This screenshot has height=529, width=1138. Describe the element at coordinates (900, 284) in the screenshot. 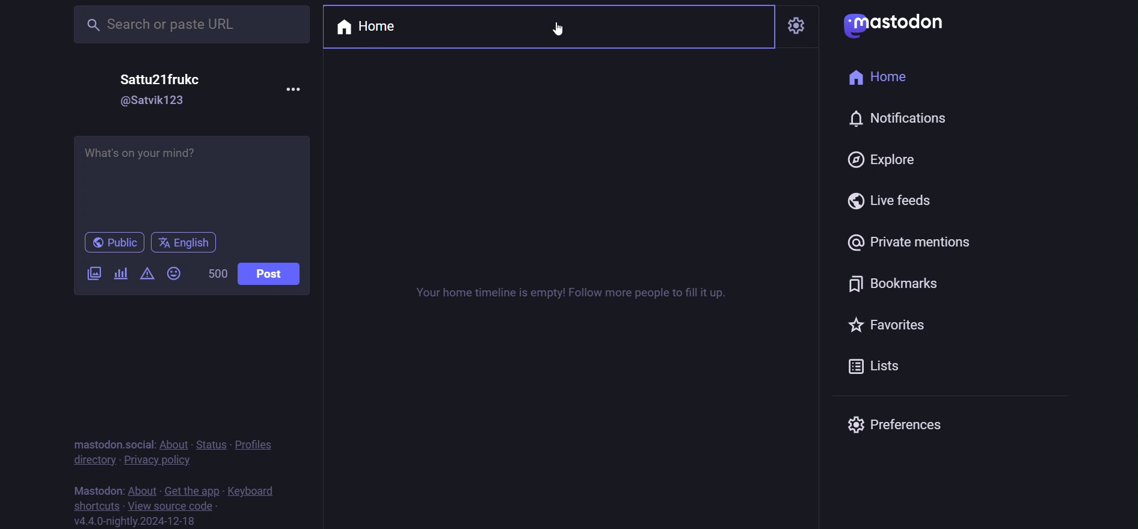

I see `bookmarks` at that location.